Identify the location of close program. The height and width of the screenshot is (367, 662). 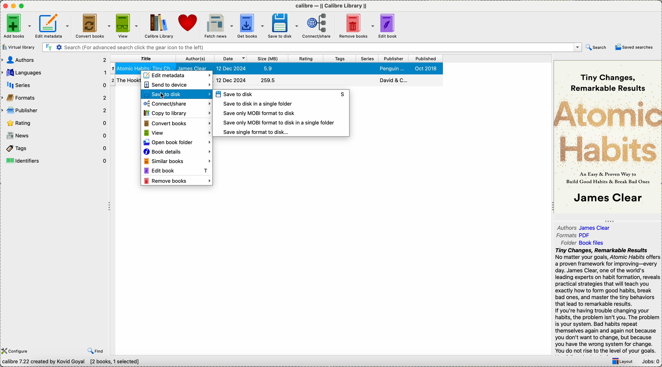
(4, 5).